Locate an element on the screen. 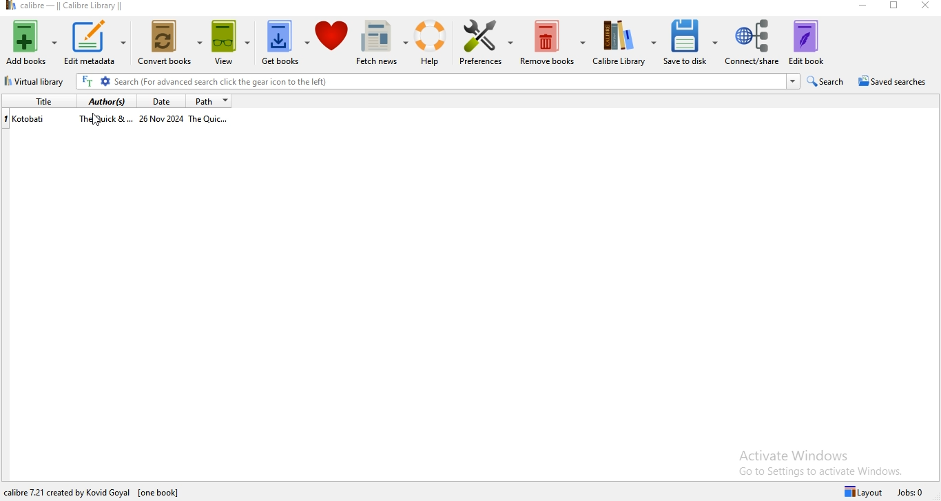 The height and width of the screenshot is (501, 941). layout is located at coordinates (861, 491).